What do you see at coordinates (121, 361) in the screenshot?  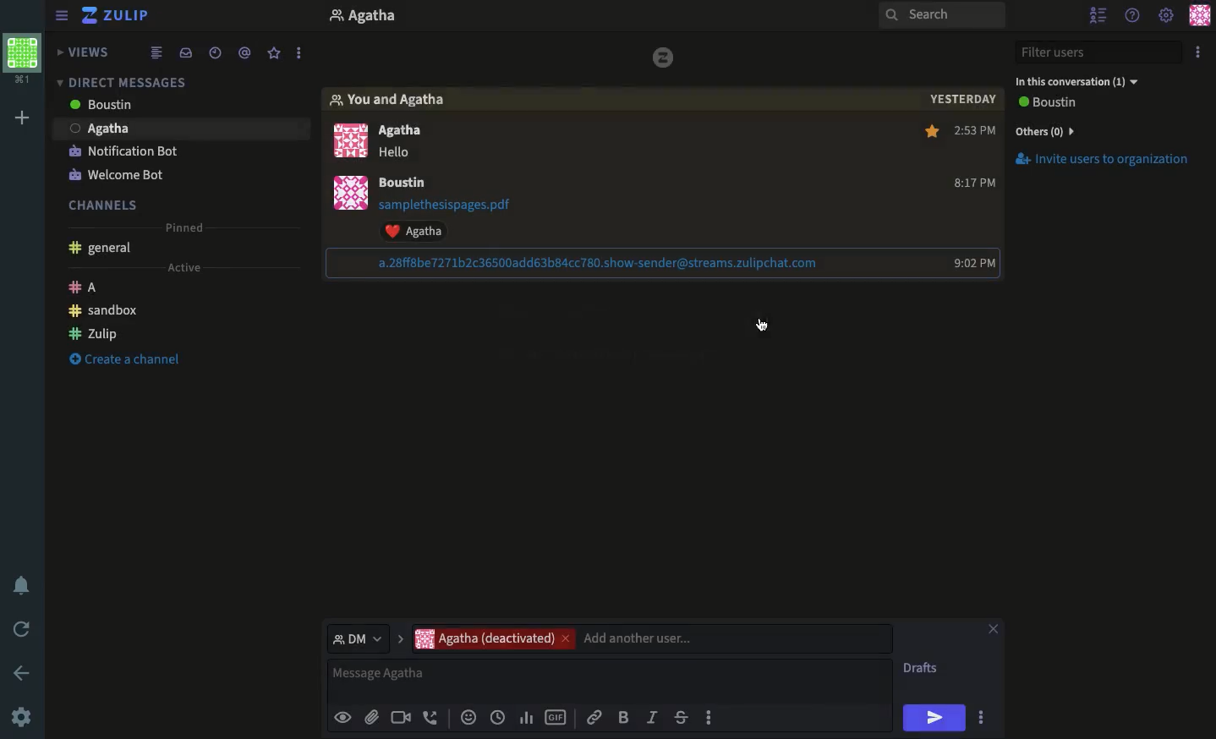 I see `Create a channel` at bounding box center [121, 361].